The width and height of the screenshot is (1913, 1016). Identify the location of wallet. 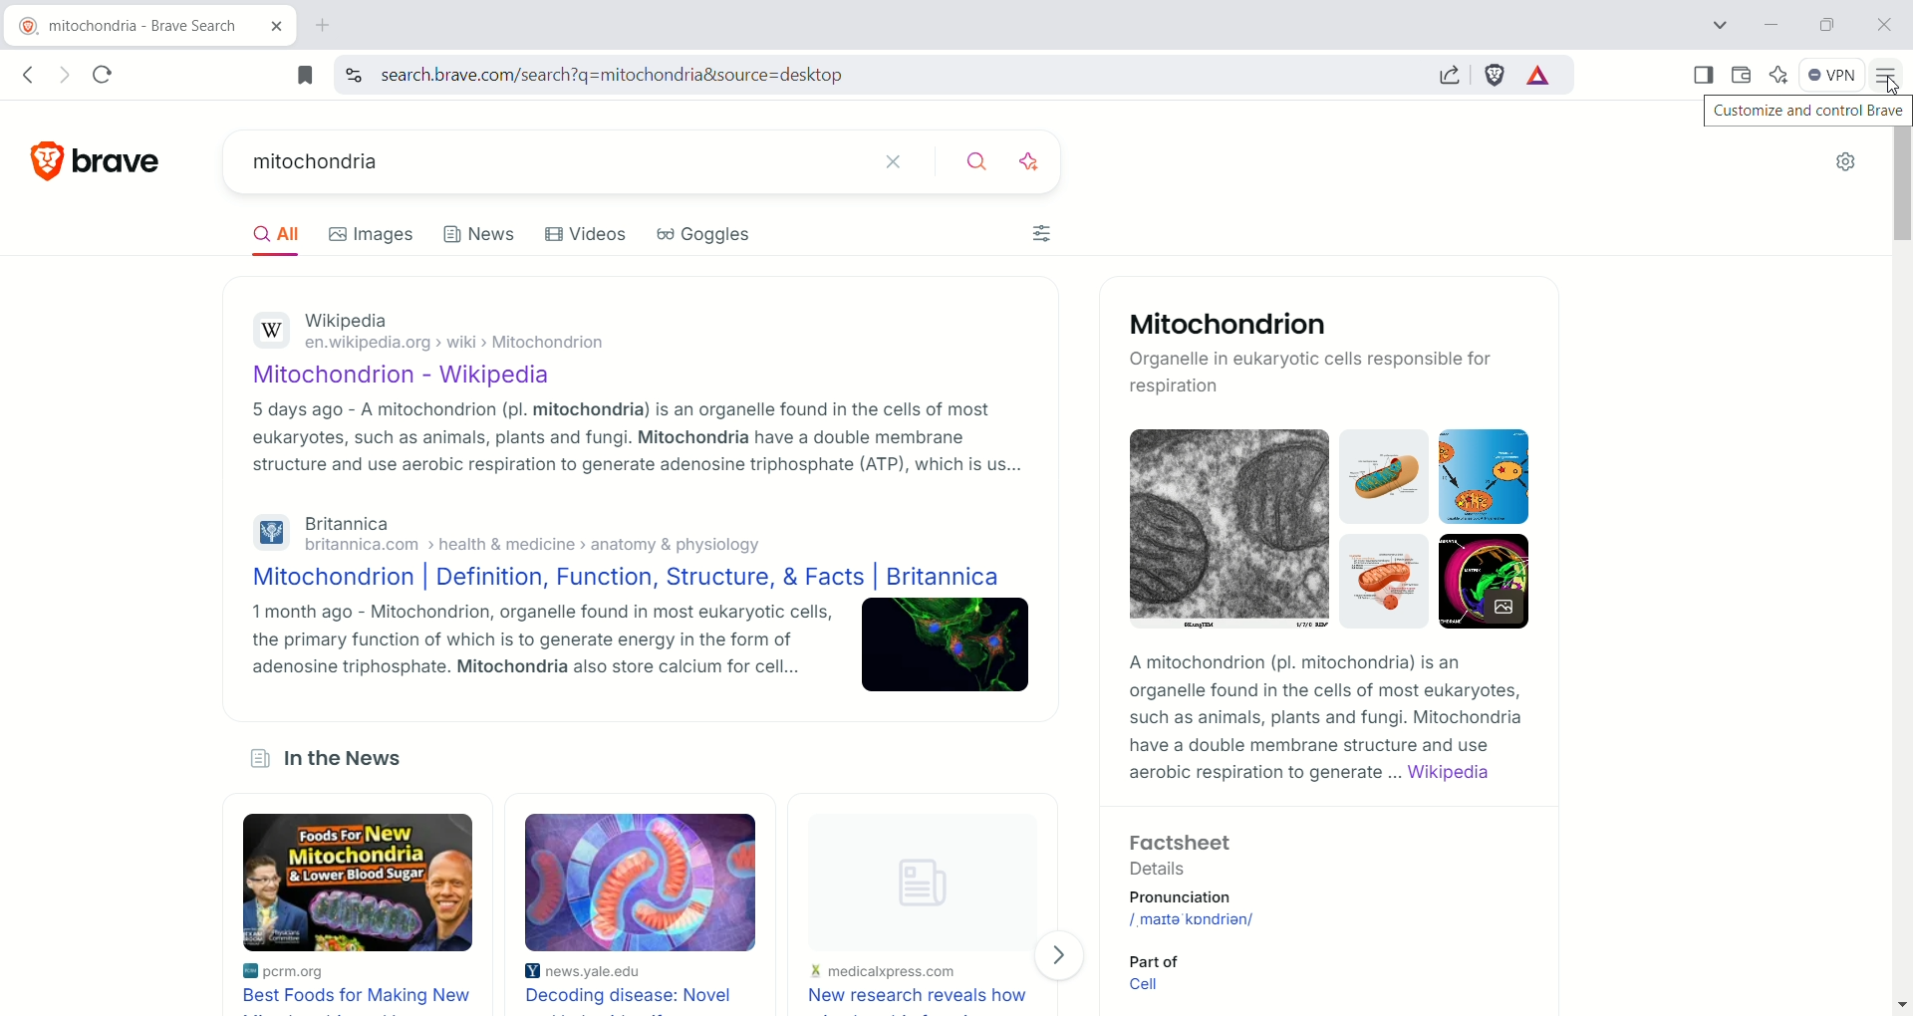
(1741, 75).